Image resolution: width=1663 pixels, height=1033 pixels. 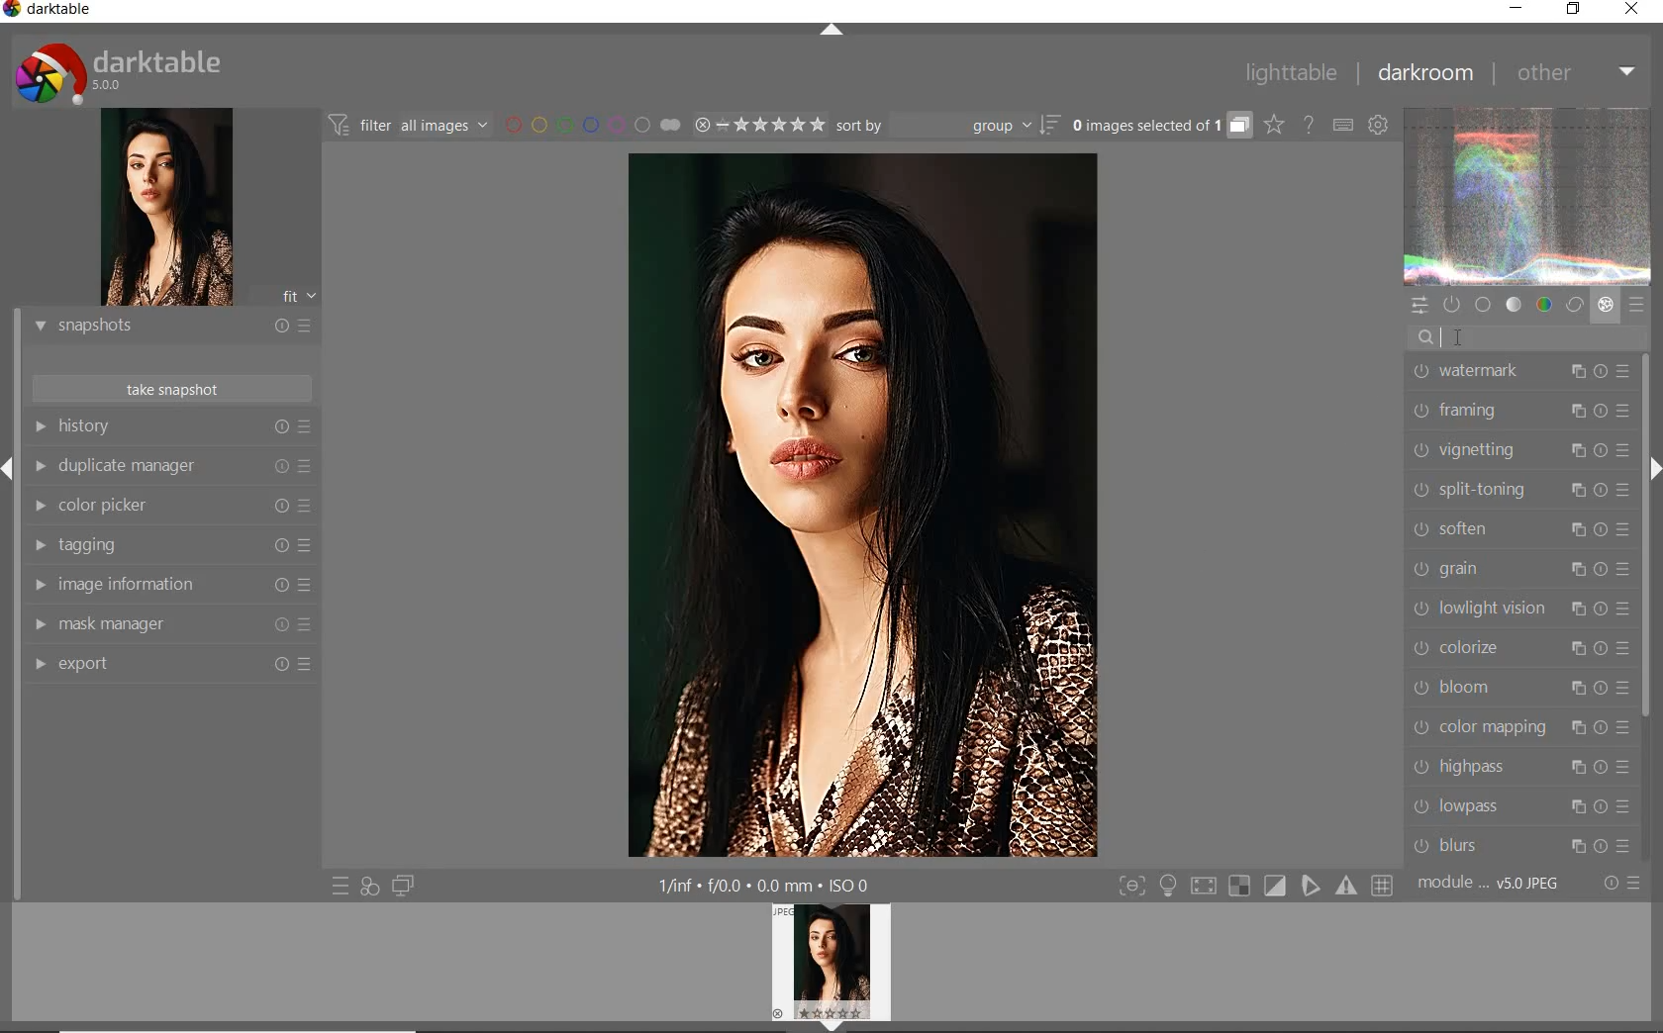 What do you see at coordinates (1206, 888) in the screenshot?
I see `sign ` at bounding box center [1206, 888].